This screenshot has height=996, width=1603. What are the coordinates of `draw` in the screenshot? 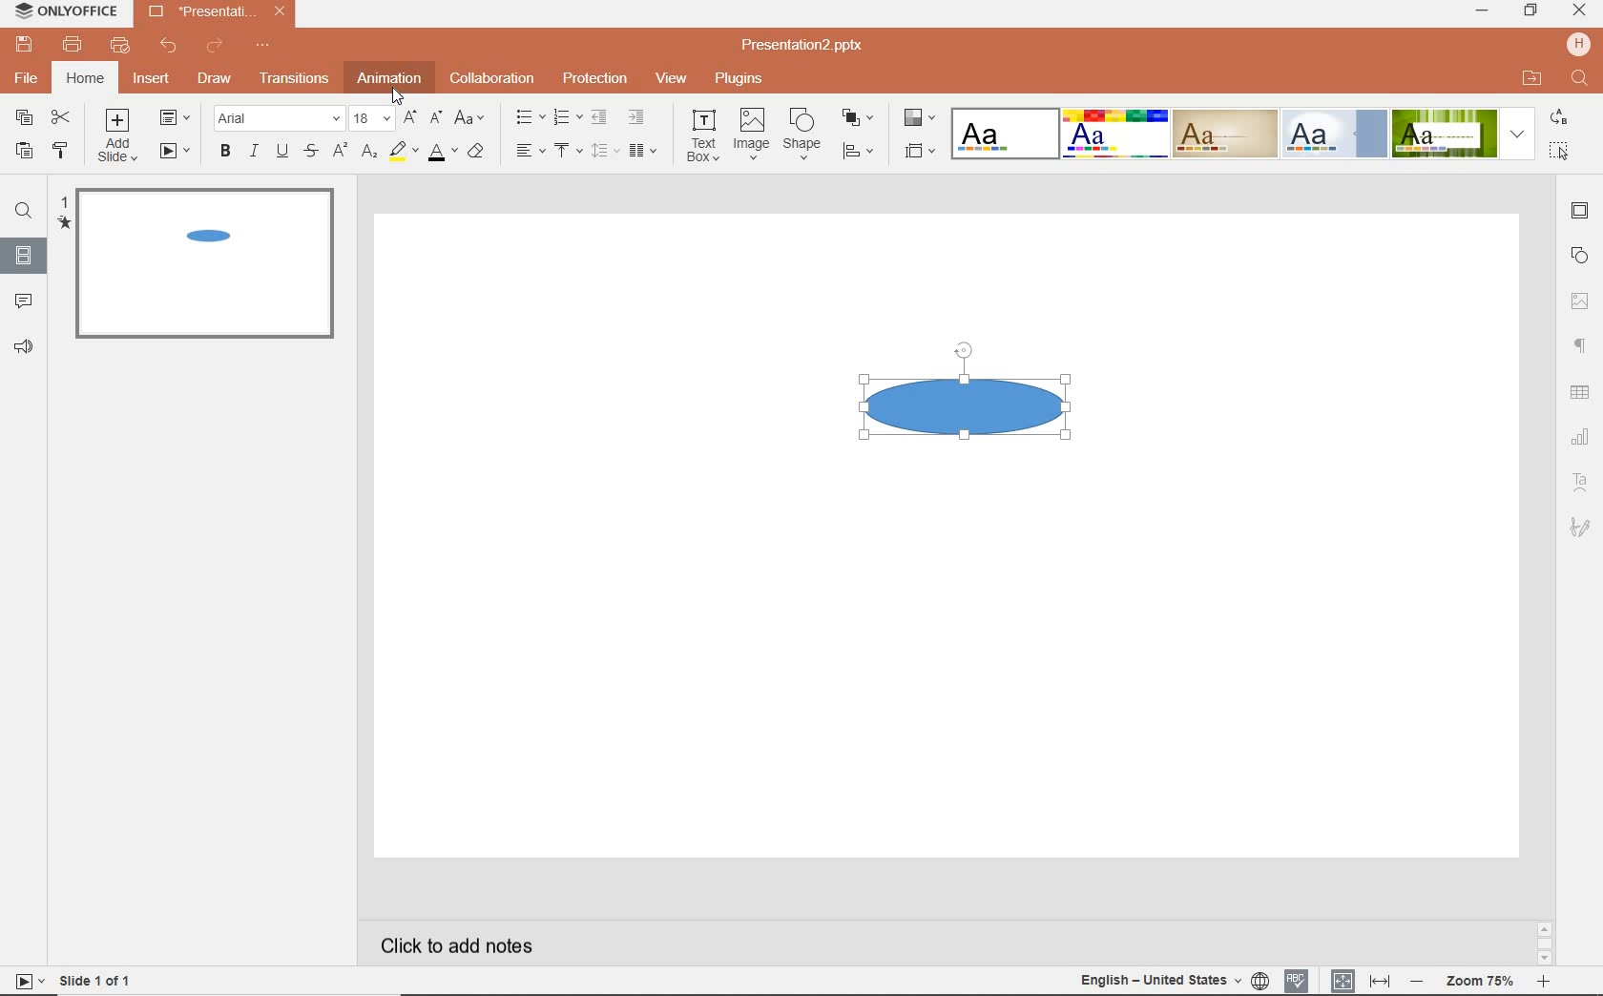 It's located at (214, 80).